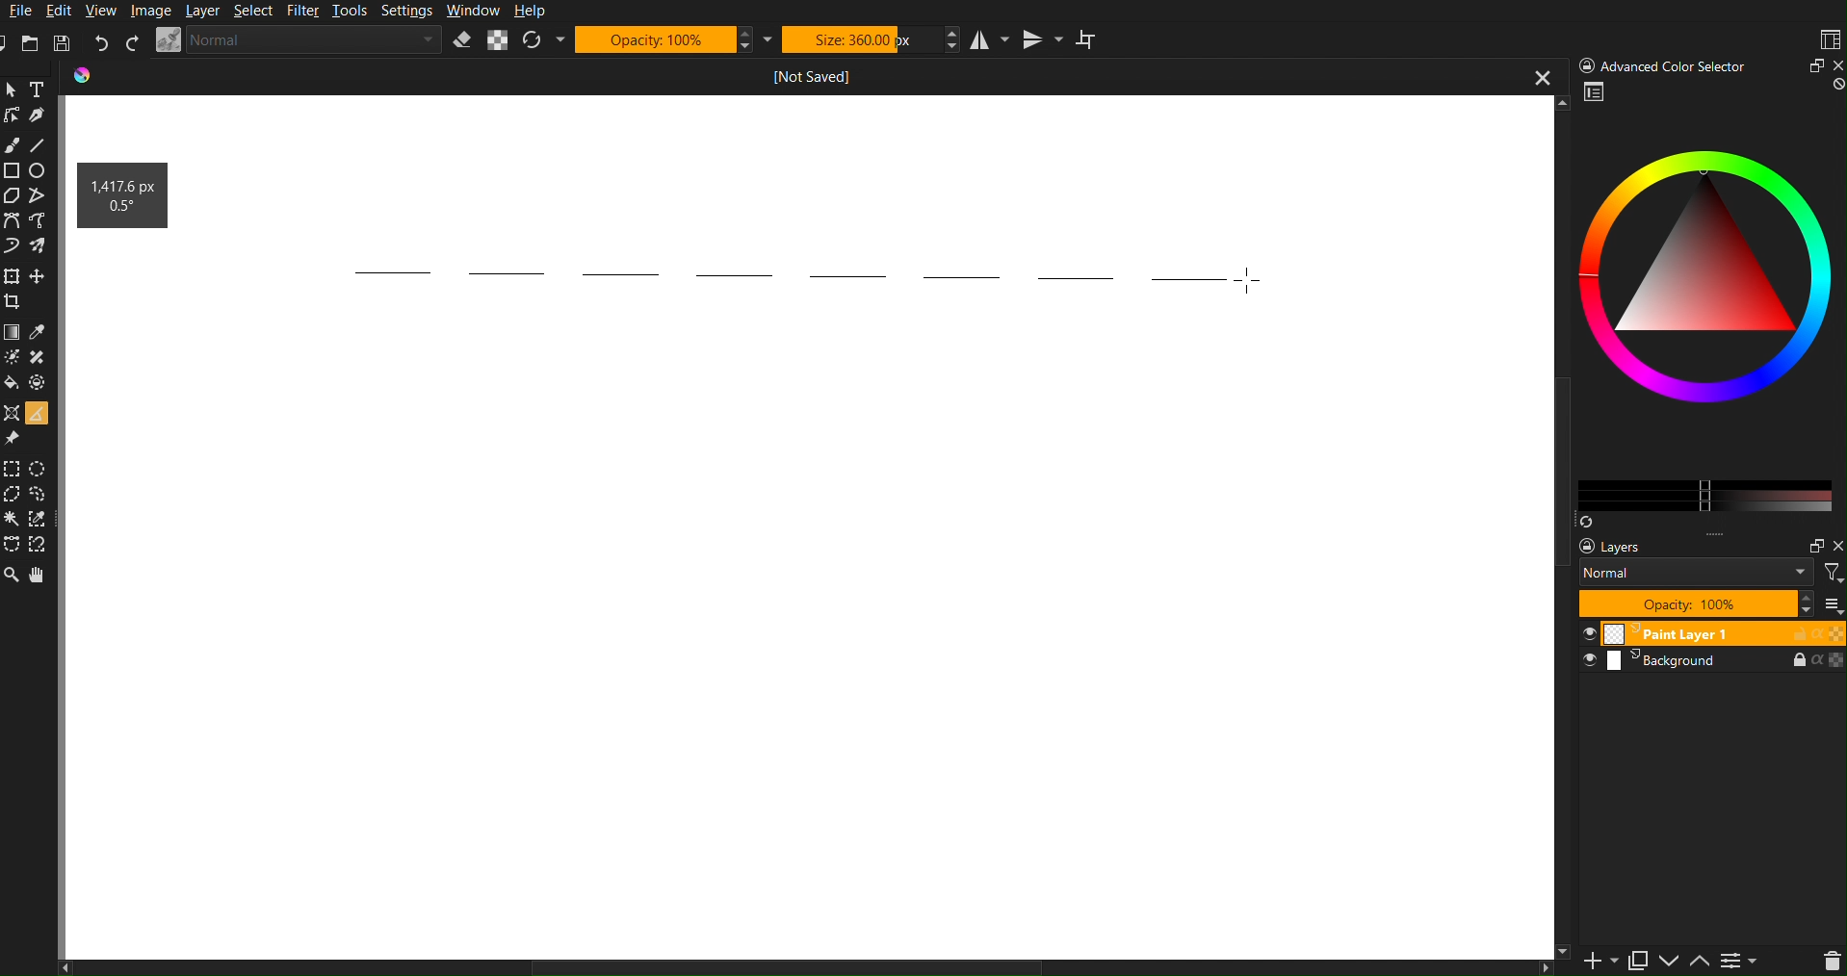 This screenshot has height=976, width=1847. I want to click on Magic Wand, so click(13, 520).